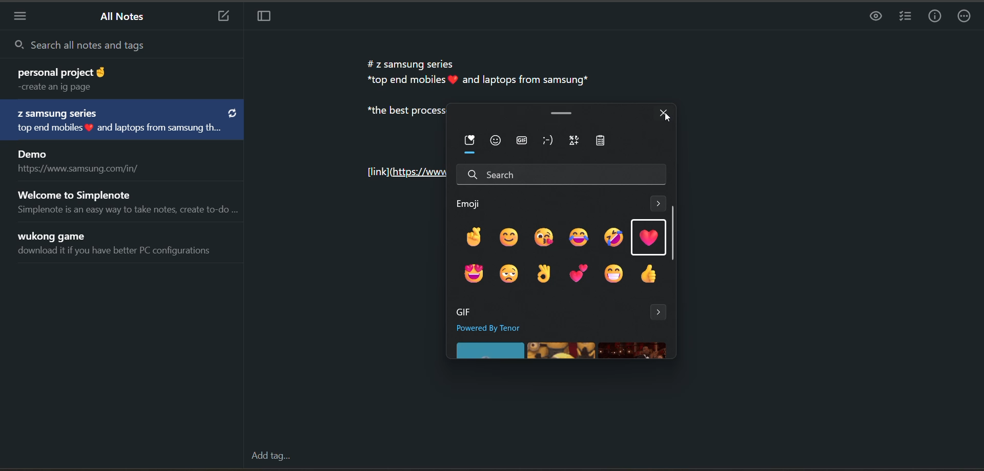 Image resolution: width=984 pixels, height=471 pixels. Describe the element at coordinates (473, 141) in the screenshot. I see `most recently used` at that location.